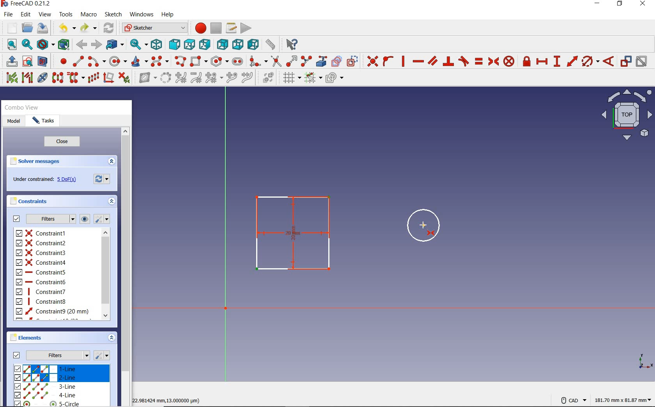 The width and height of the screenshot is (655, 407). Describe the element at coordinates (106, 315) in the screenshot. I see `Scroll down` at that location.